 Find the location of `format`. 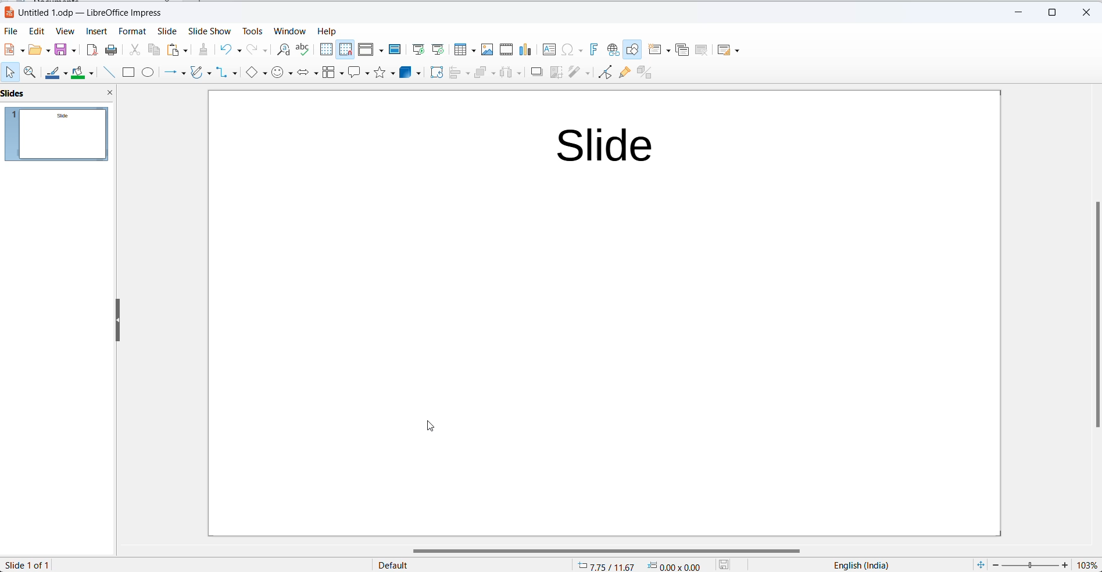

format is located at coordinates (131, 32).